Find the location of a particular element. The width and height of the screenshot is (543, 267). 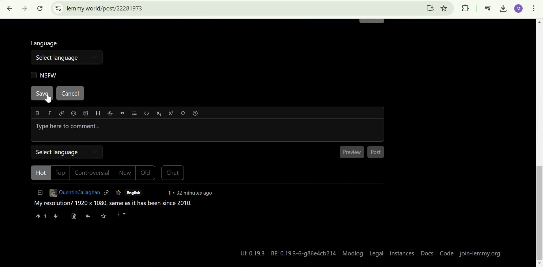

Top is located at coordinates (61, 173).